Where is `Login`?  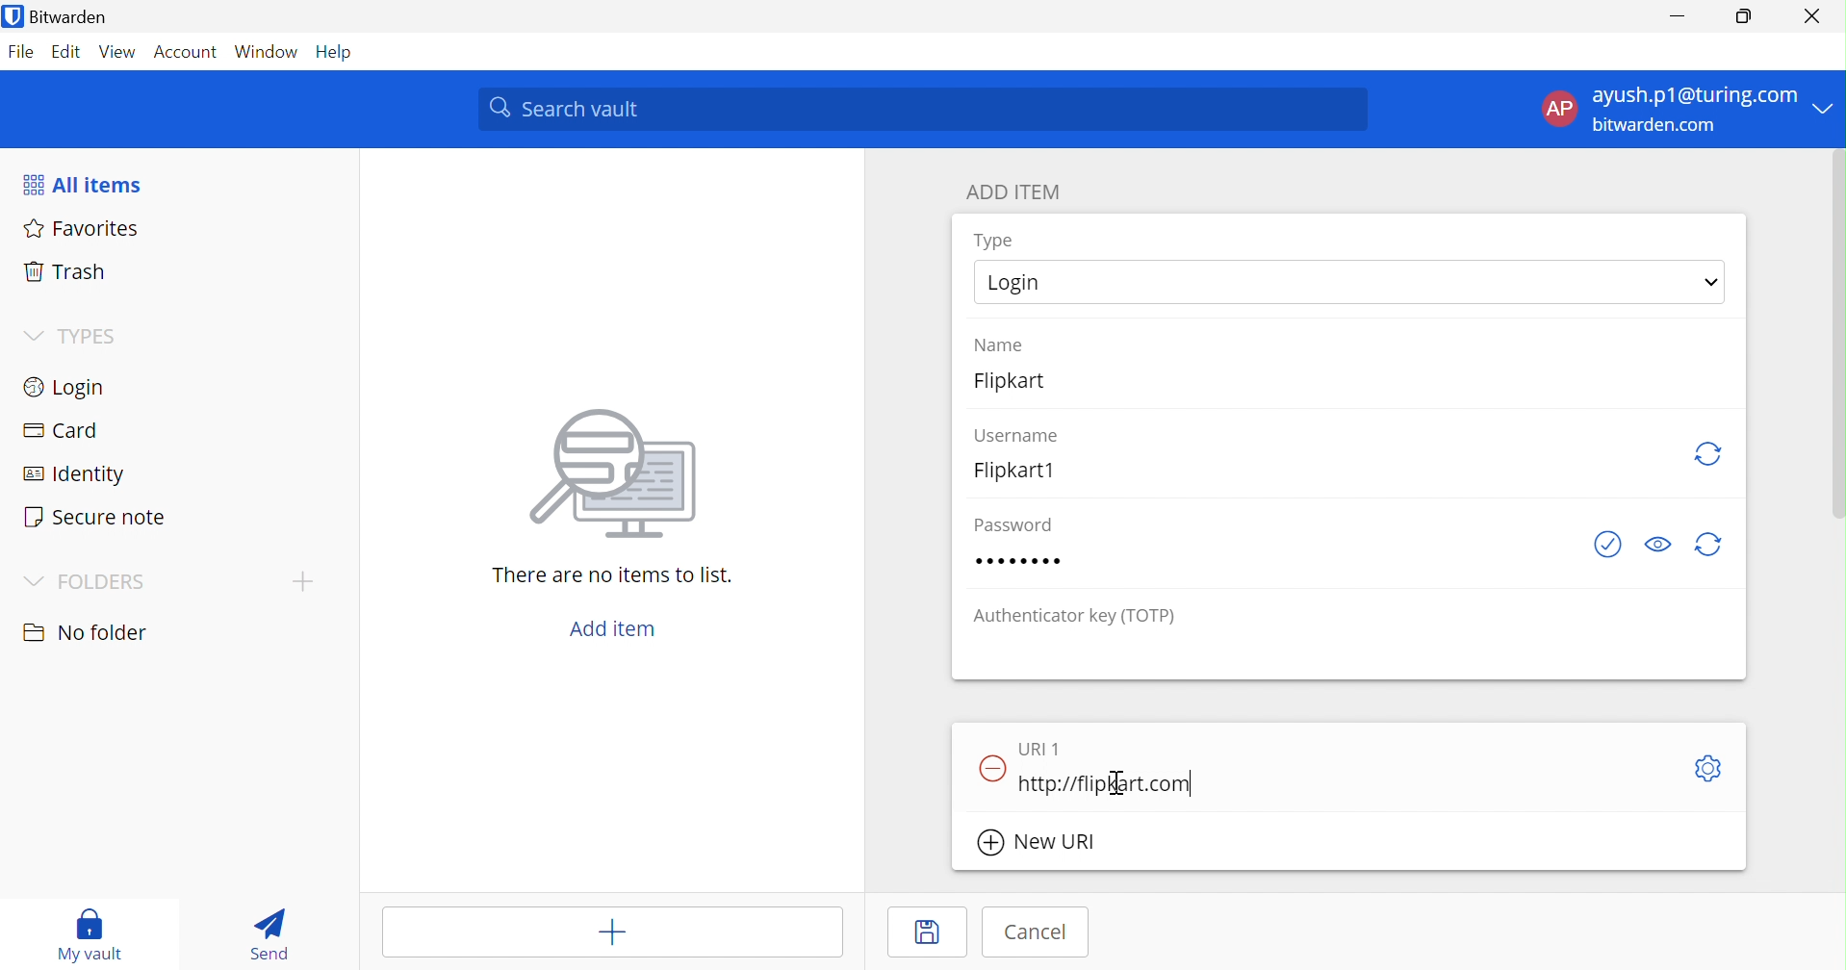 Login is located at coordinates (1016, 284).